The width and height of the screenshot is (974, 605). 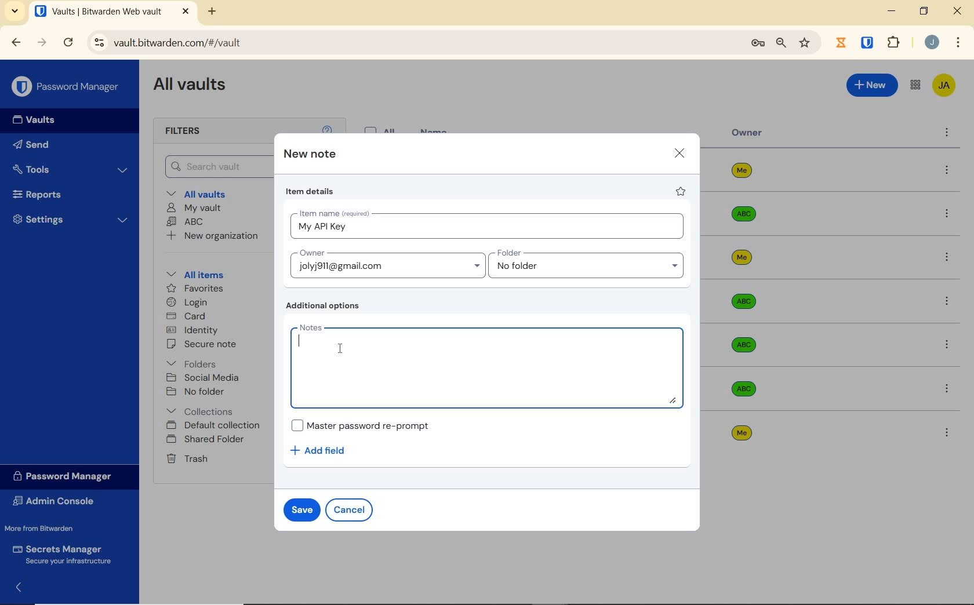 What do you see at coordinates (871, 85) in the screenshot?
I see `New` at bounding box center [871, 85].